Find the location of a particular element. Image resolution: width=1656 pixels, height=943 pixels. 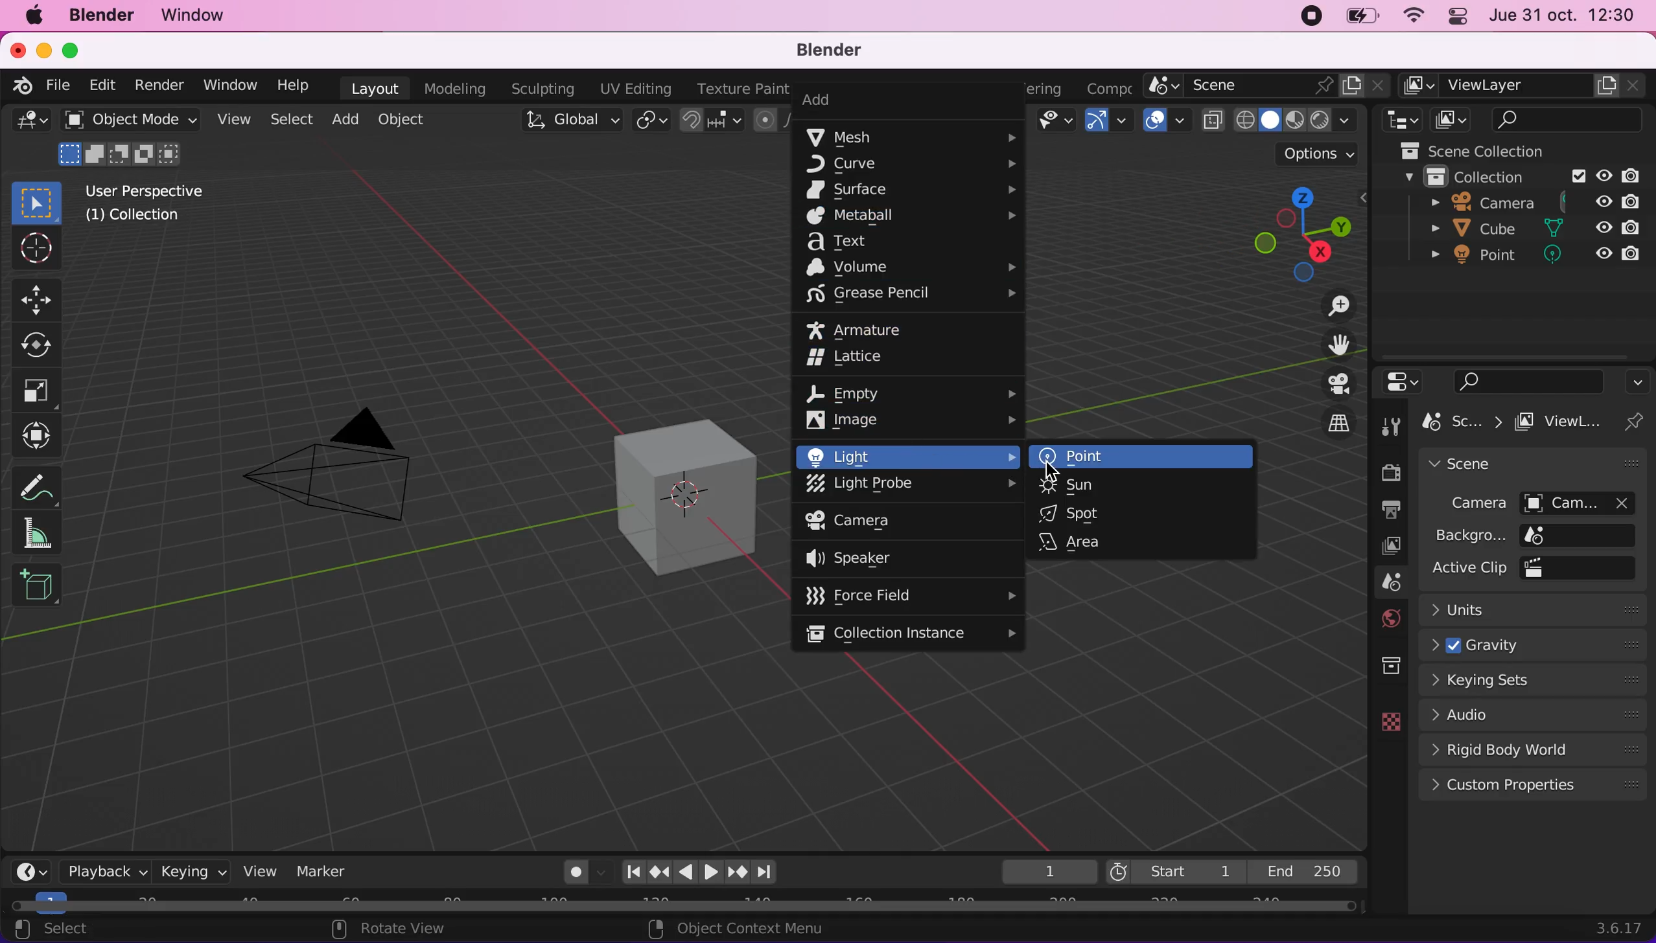

world is located at coordinates (1386, 619).